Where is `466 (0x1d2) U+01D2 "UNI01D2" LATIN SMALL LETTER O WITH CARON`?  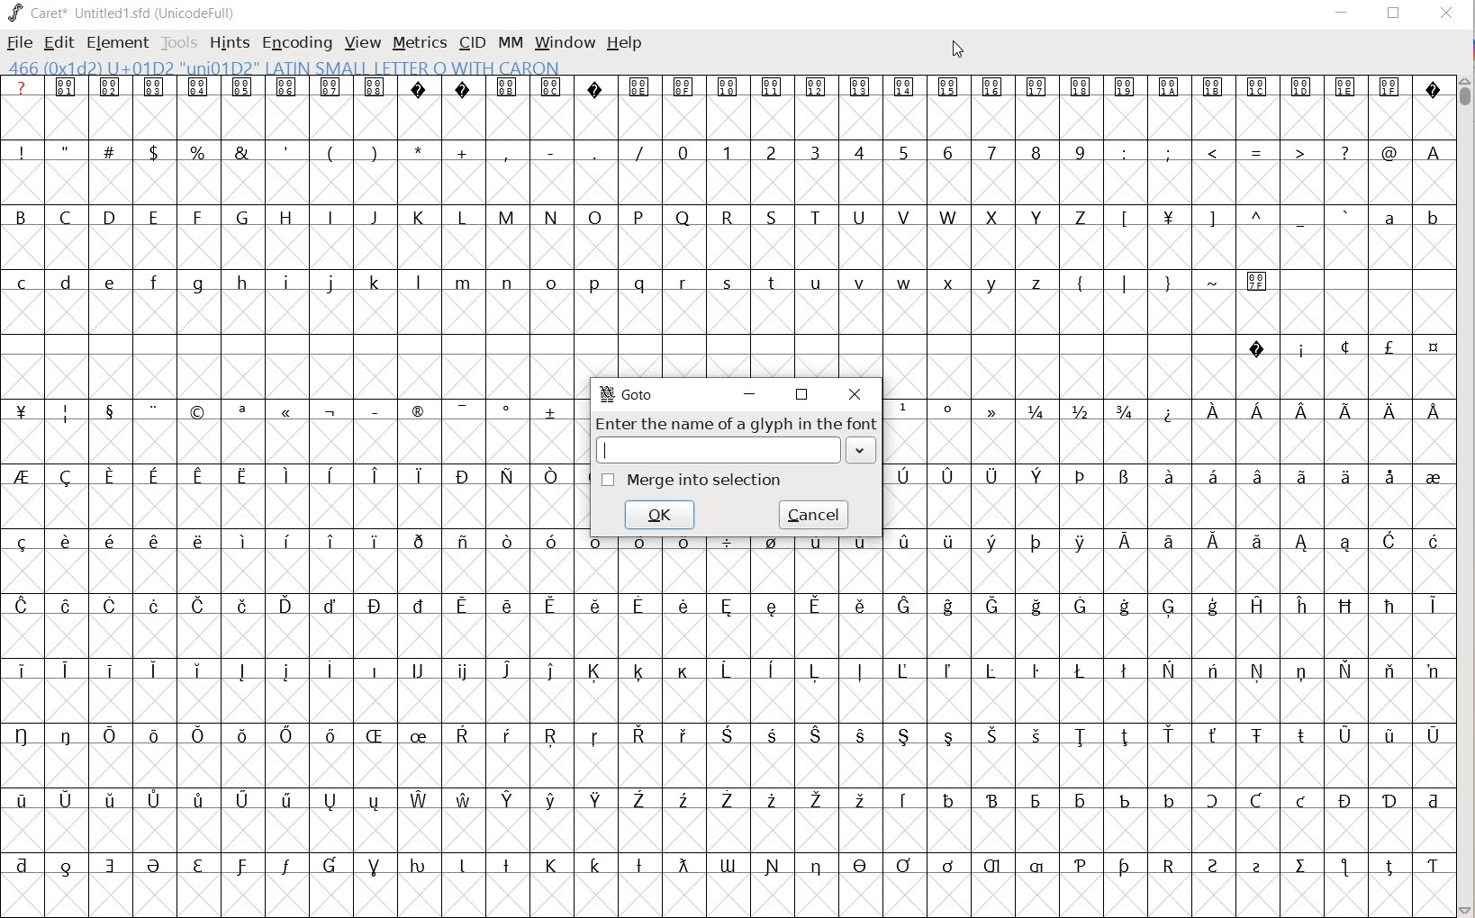 466 (0x1d2) U+01D2 "UNI01D2" LATIN SMALL LETTER O WITH CARON is located at coordinates (285, 68).